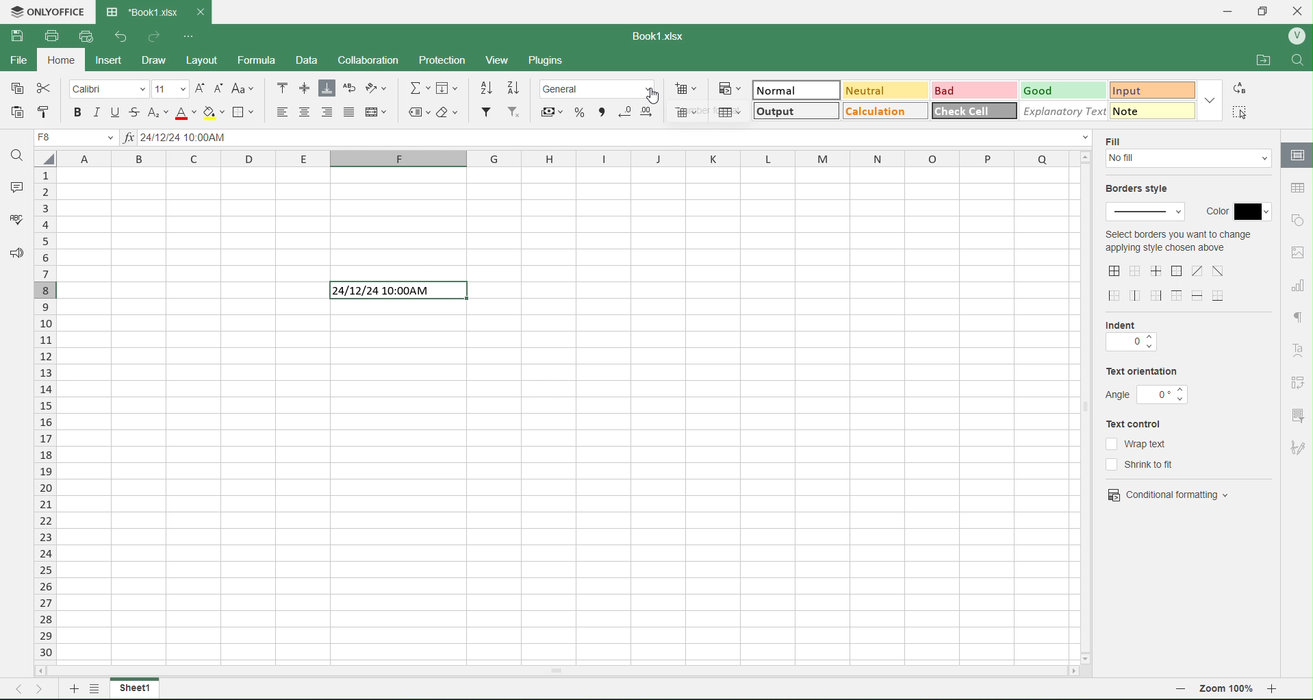 The height and width of the screenshot is (700, 1313). What do you see at coordinates (303, 88) in the screenshot?
I see `Middle Size` at bounding box center [303, 88].